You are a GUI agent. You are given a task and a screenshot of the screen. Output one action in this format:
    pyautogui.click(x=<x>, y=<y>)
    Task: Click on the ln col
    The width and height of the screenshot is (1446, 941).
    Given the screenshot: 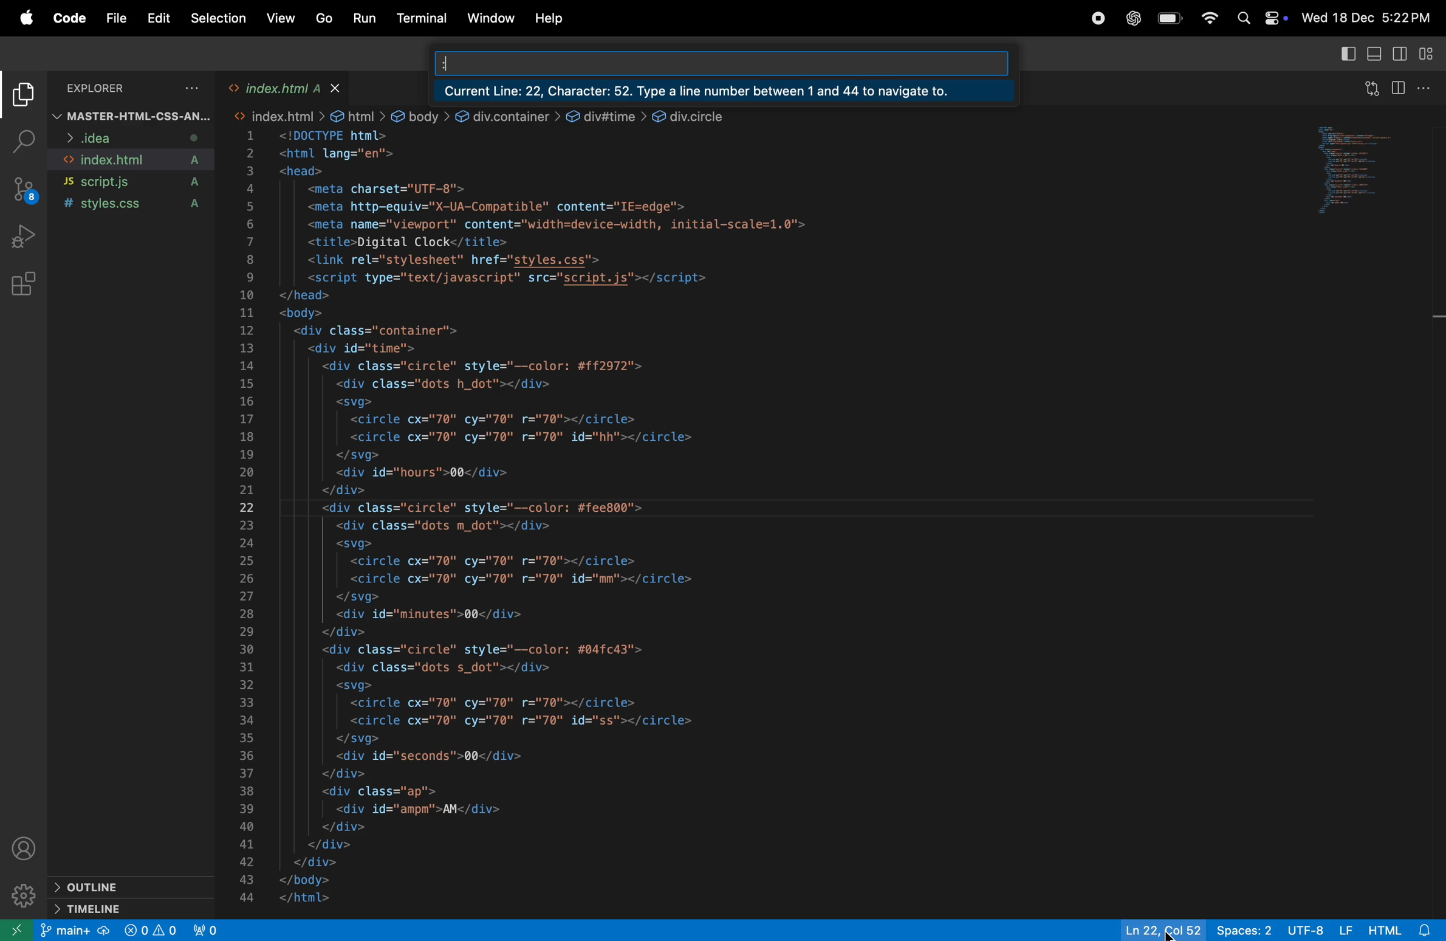 What is the action you would take?
    pyautogui.click(x=1160, y=929)
    